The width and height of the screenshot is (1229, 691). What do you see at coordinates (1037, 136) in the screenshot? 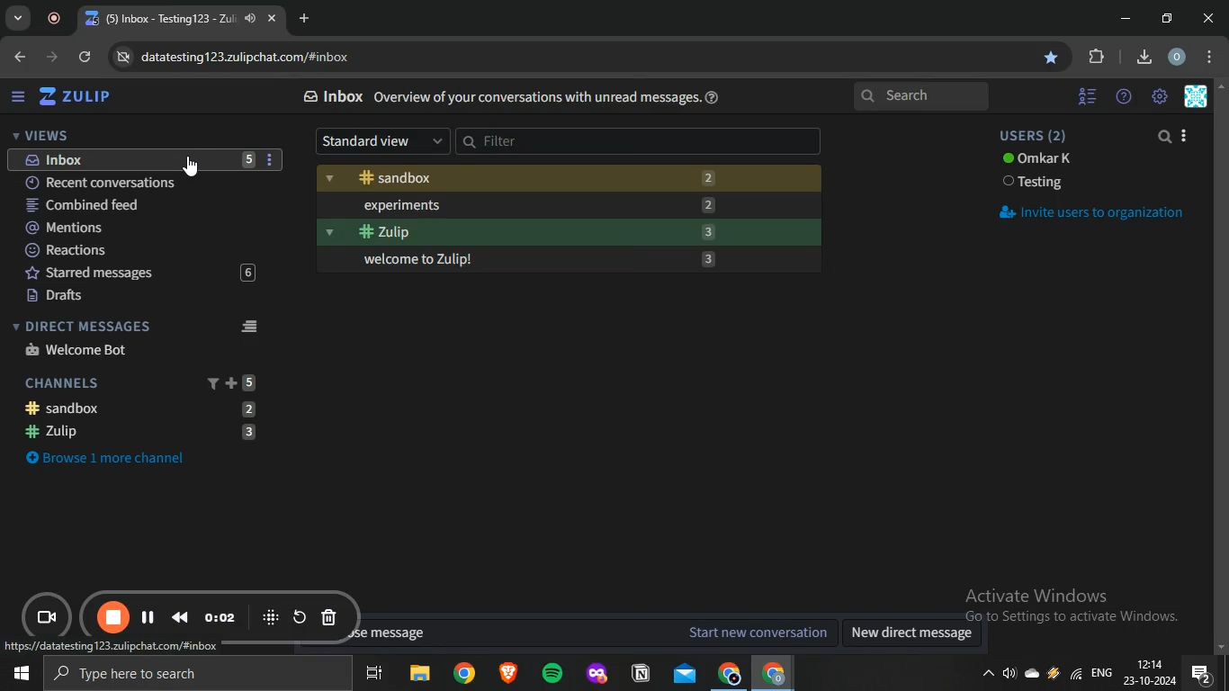
I see `users` at bounding box center [1037, 136].